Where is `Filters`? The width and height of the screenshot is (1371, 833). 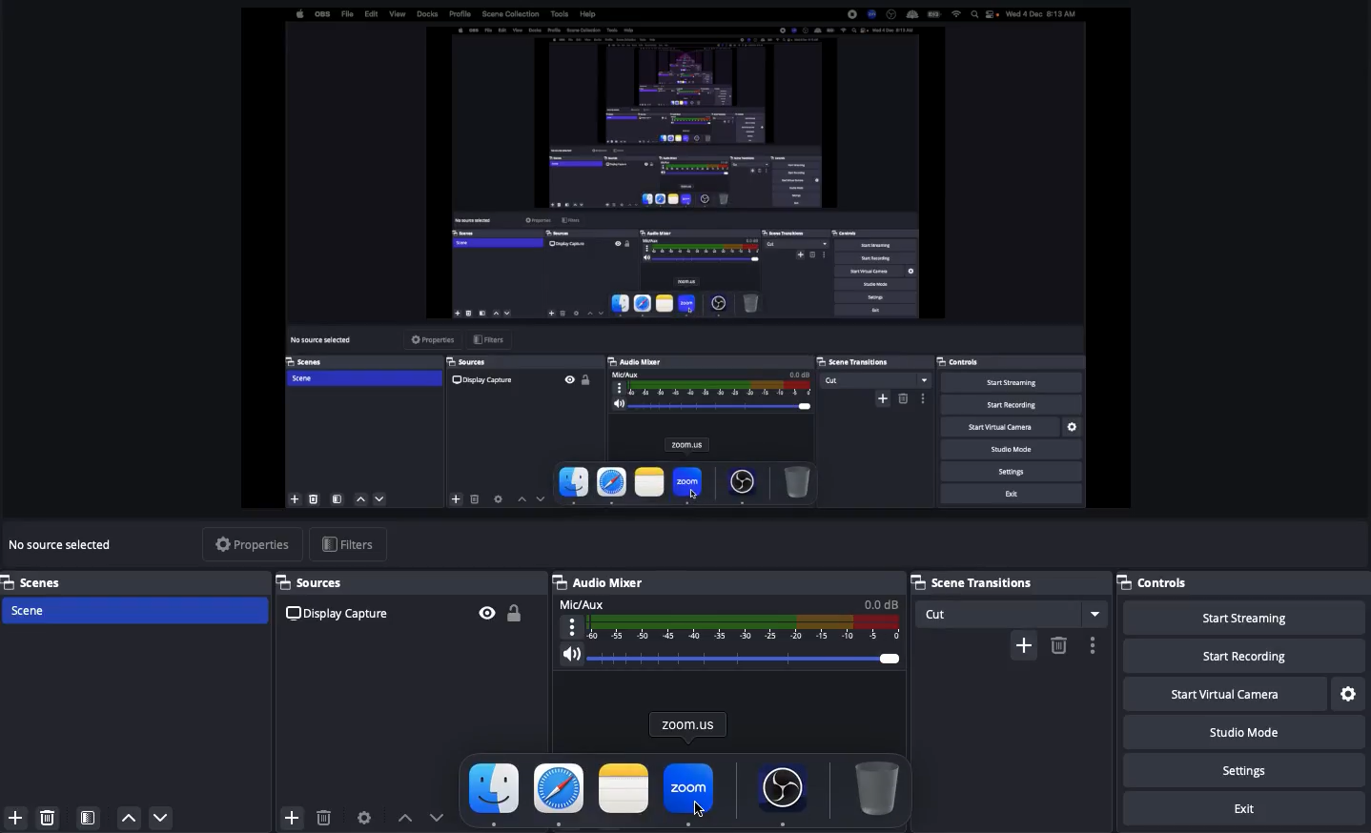 Filters is located at coordinates (350, 545).